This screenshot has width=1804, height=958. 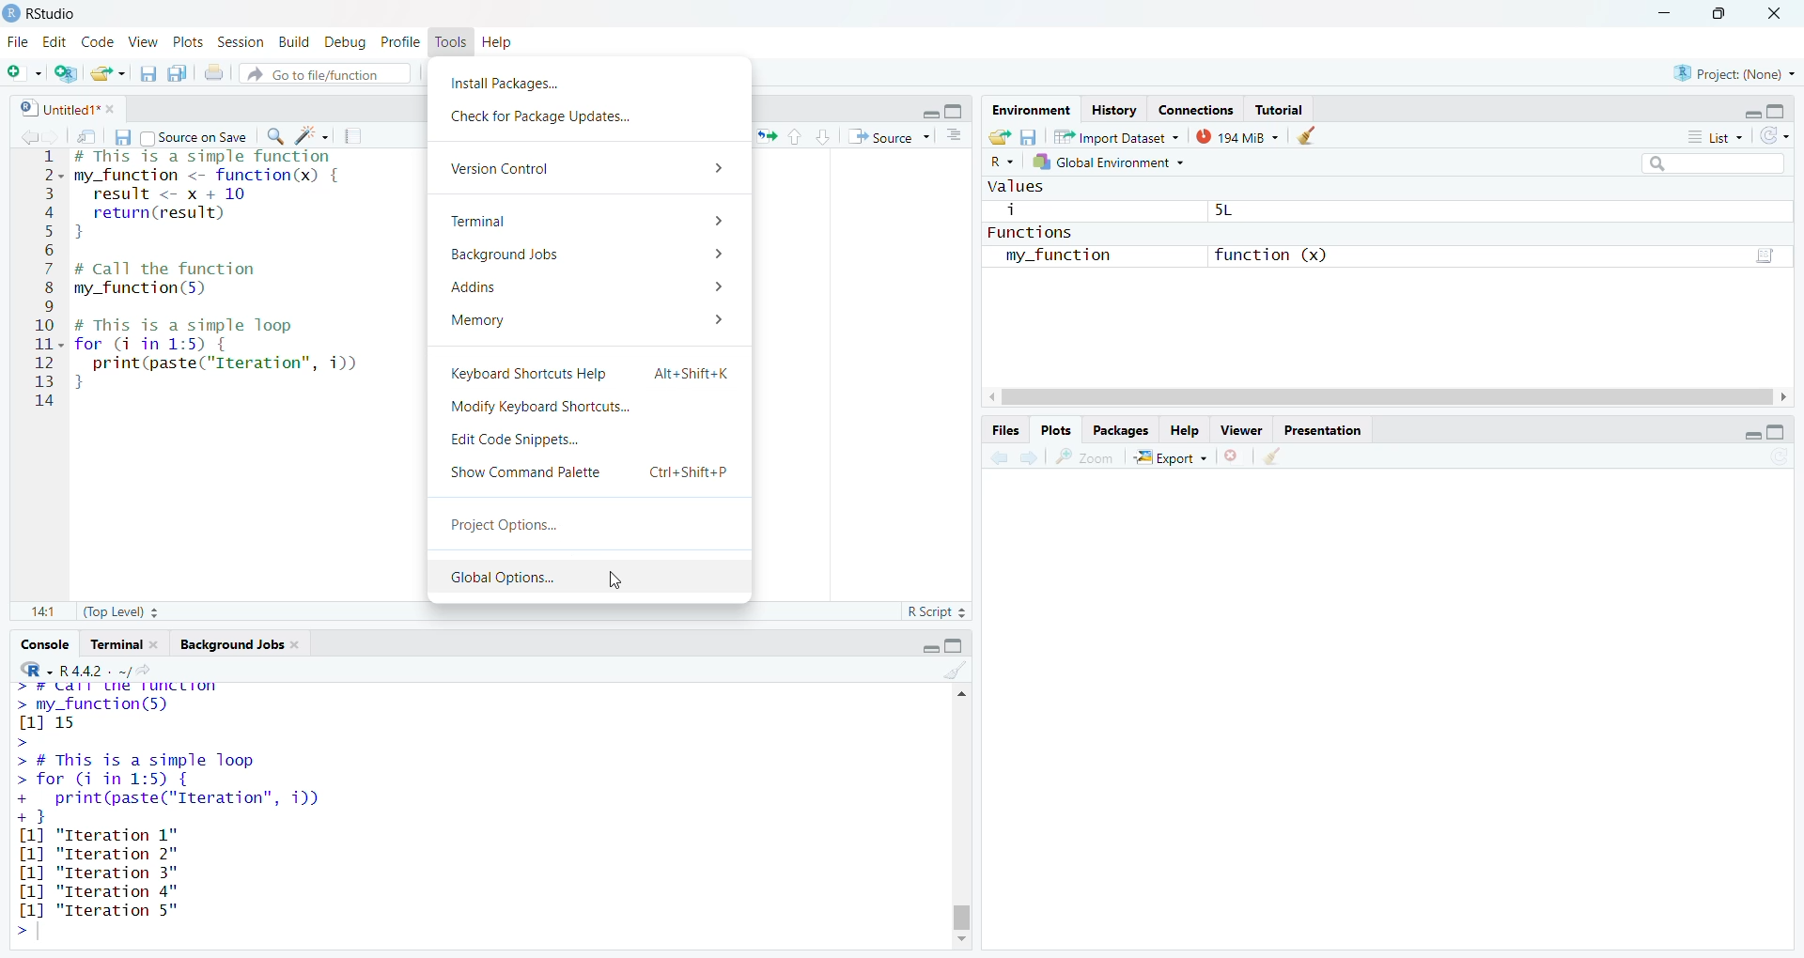 What do you see at coordinates (504, 40) in the screenshot?
I see `help` at bounding box center [504, 40].